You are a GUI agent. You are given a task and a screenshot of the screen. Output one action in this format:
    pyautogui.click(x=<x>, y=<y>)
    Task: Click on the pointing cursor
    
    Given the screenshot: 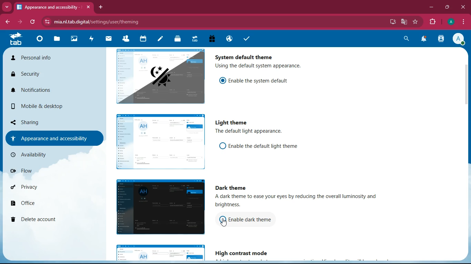 What is the action you would take?
    pyautogui.click(x=225, y=223)
    